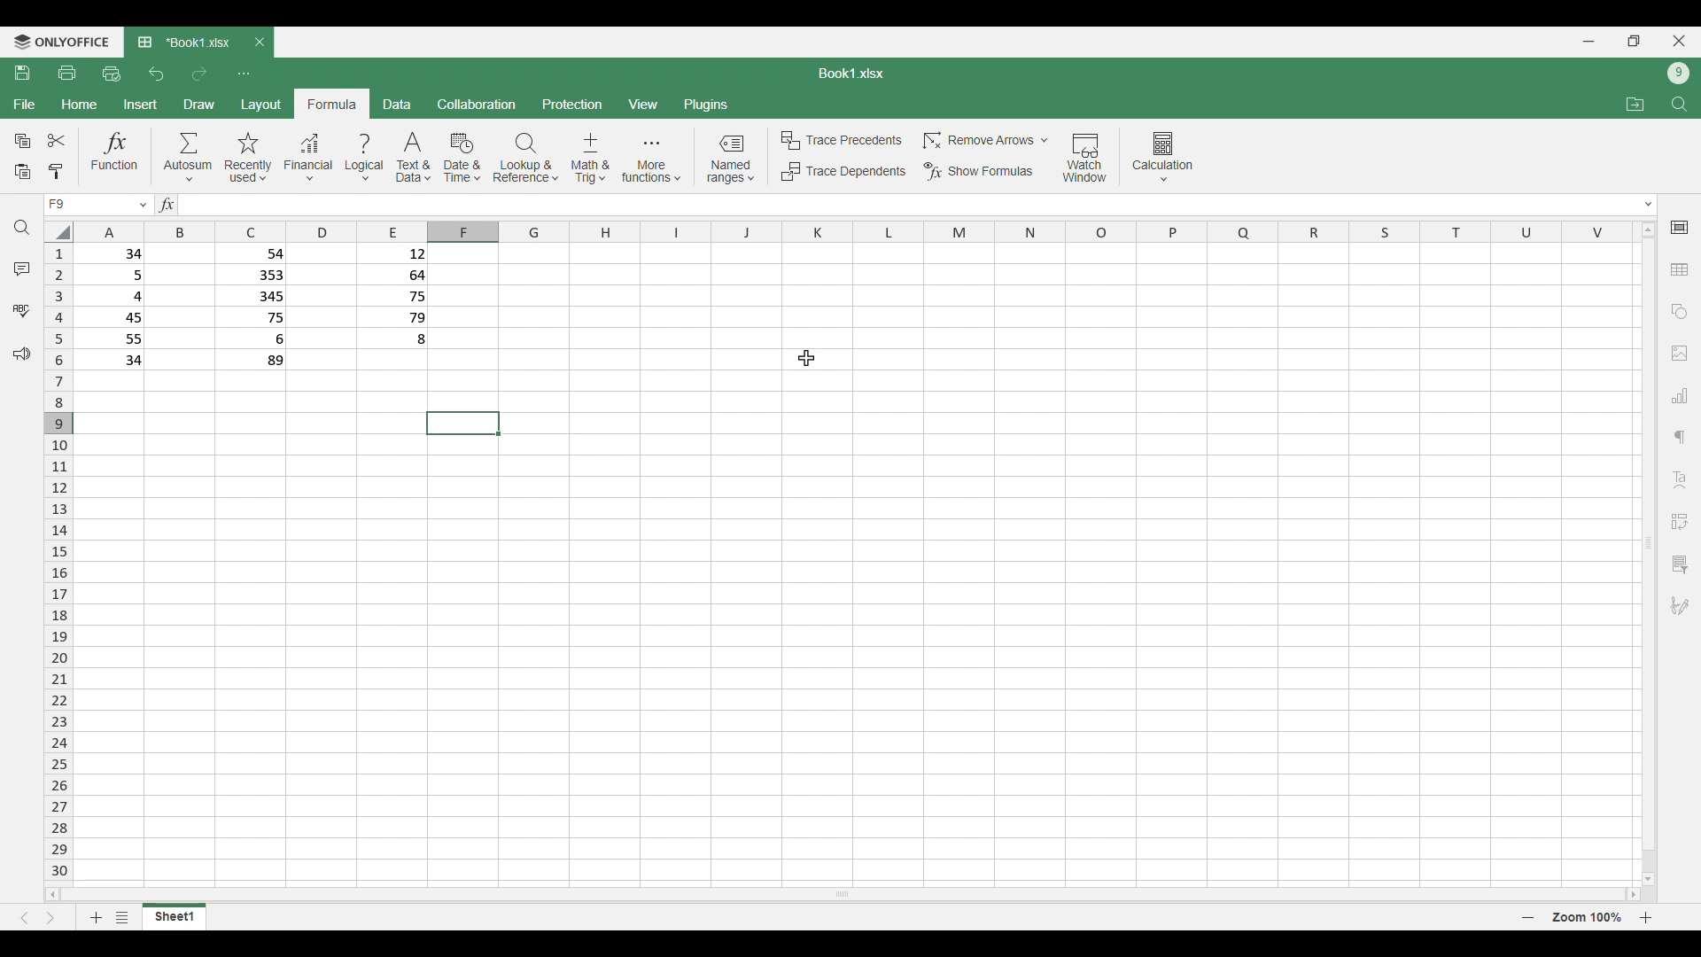 Image resolution: width=1701 pixels, height=957 pixels. Describe the element at coordinates (478, 104) in the screenshot. I see `Collaboration menu` at that location.